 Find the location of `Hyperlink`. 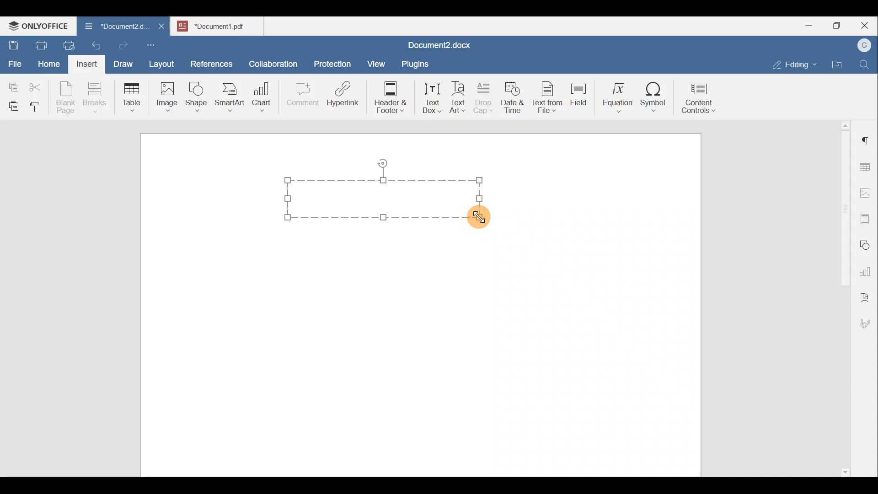

Hyperlink is located at coordinates (346, 97).